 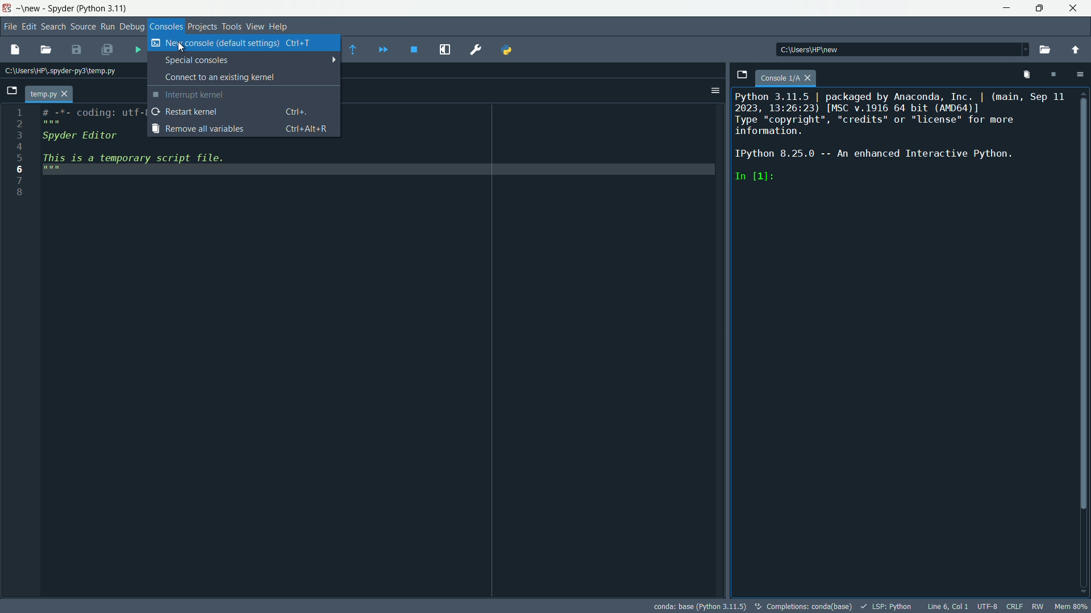 I want to click on encoding, so click(x=989, y=606).